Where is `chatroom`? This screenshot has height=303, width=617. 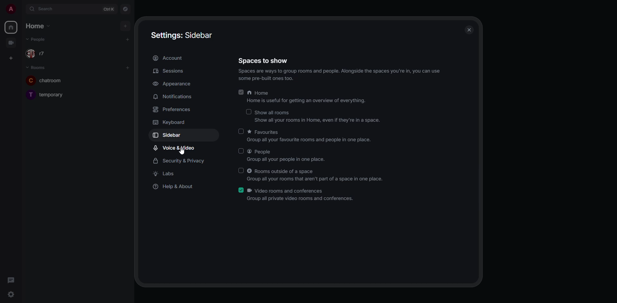 chatroom is located at coordinates (49, 80).